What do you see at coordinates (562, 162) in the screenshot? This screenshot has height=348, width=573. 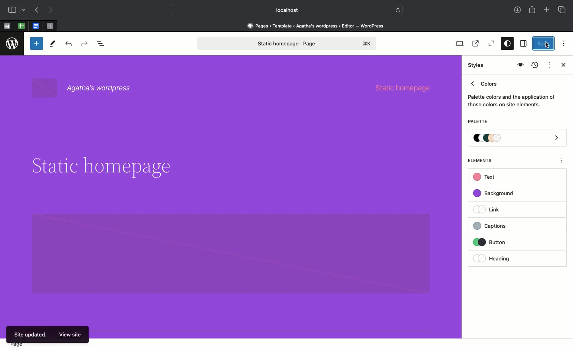 I see `options` at bounding box center [562, 162].